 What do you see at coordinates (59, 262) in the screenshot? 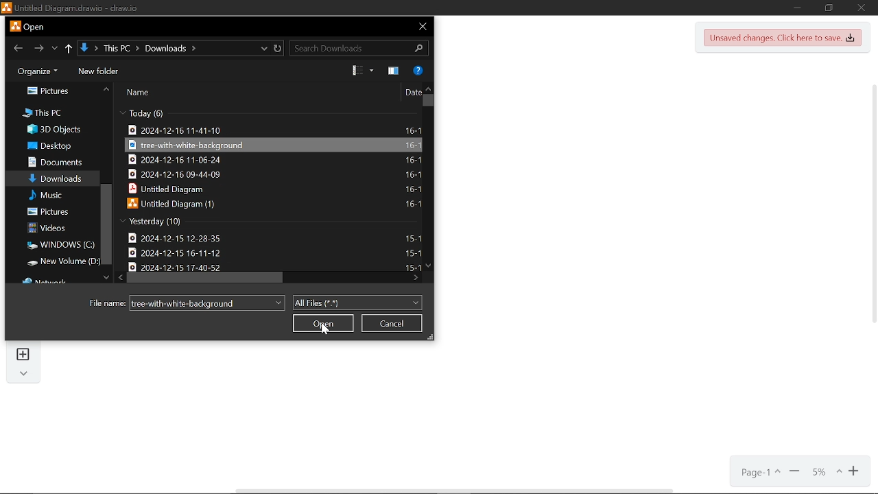
I see `new volume` at bounding box center [59, 262].